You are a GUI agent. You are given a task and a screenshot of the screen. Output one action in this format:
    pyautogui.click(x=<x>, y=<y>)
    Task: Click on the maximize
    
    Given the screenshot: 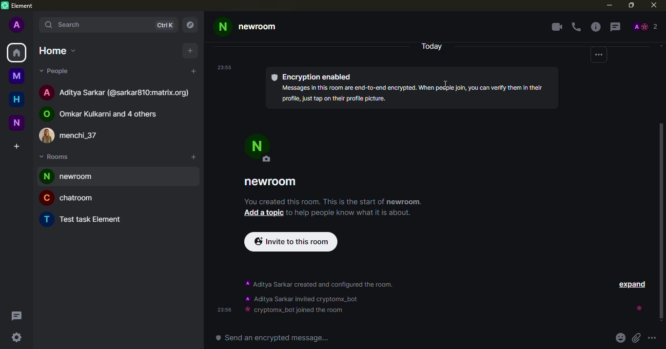 What is the action you would take?
    pyautogui.click(x=629, y=6)
    